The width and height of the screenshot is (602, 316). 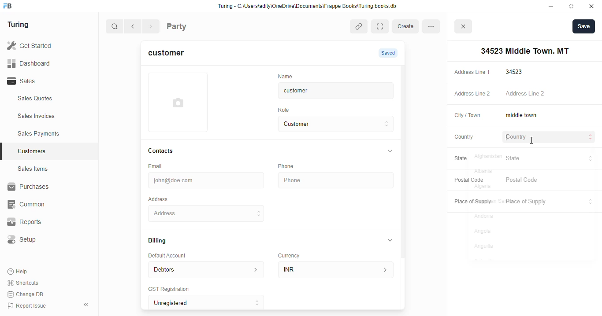 What do you see at coordinates (523, 51) in the screenshot?
I see `34523 Middle Town. MT` at bounding box center [523, 51].